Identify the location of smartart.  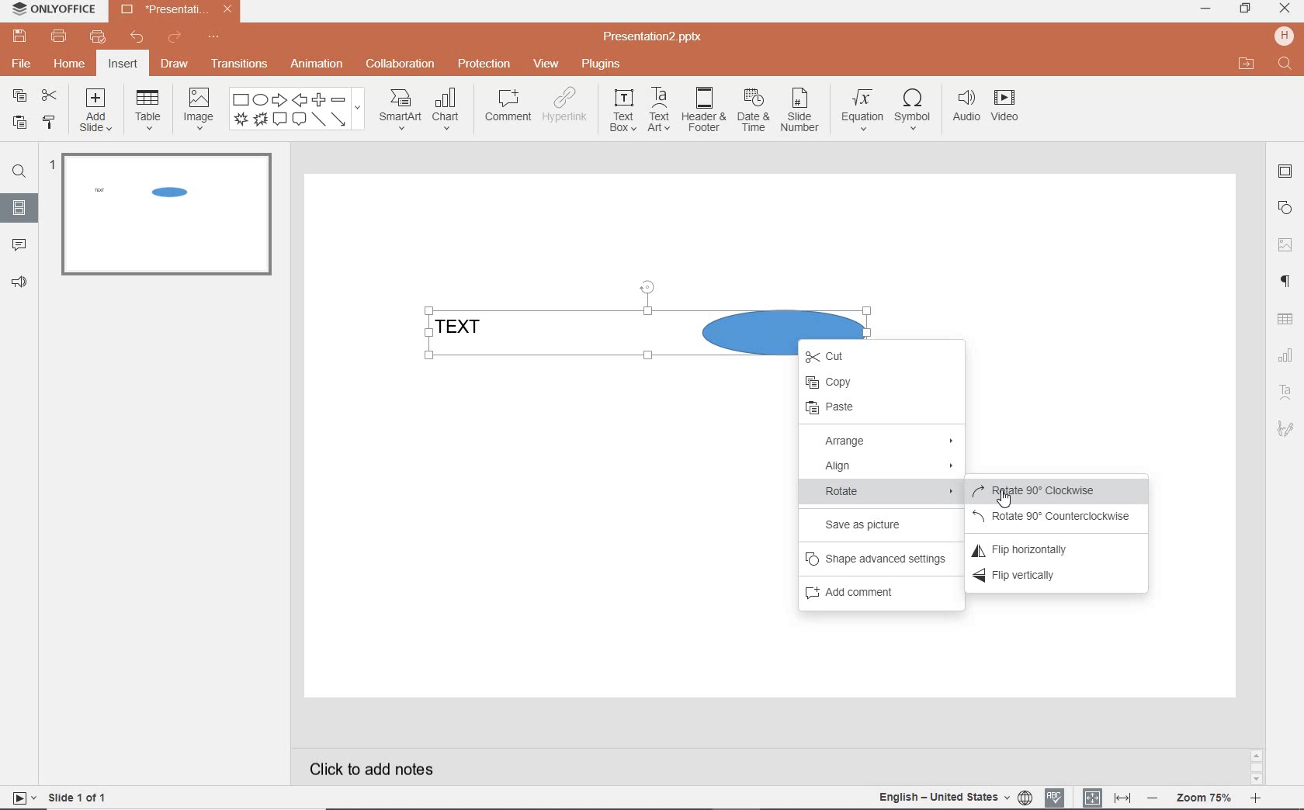
(400, 109).